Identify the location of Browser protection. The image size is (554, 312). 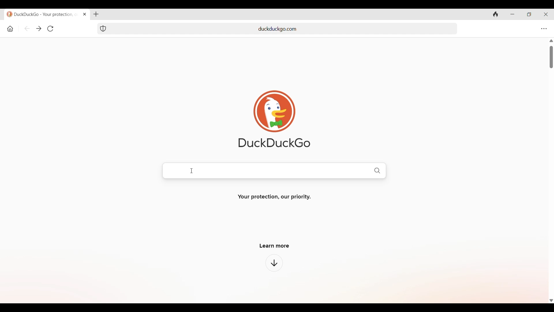
(103, 28).